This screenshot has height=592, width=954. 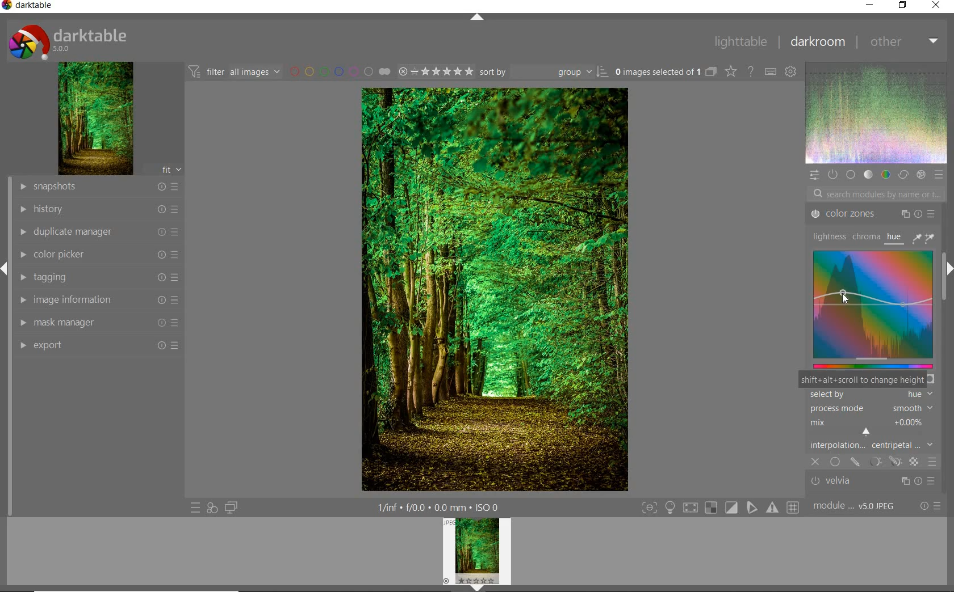 What do you see at coordinates (883, 462) in the screenshot?
I see `masking options` at bounding box center [883, 462].